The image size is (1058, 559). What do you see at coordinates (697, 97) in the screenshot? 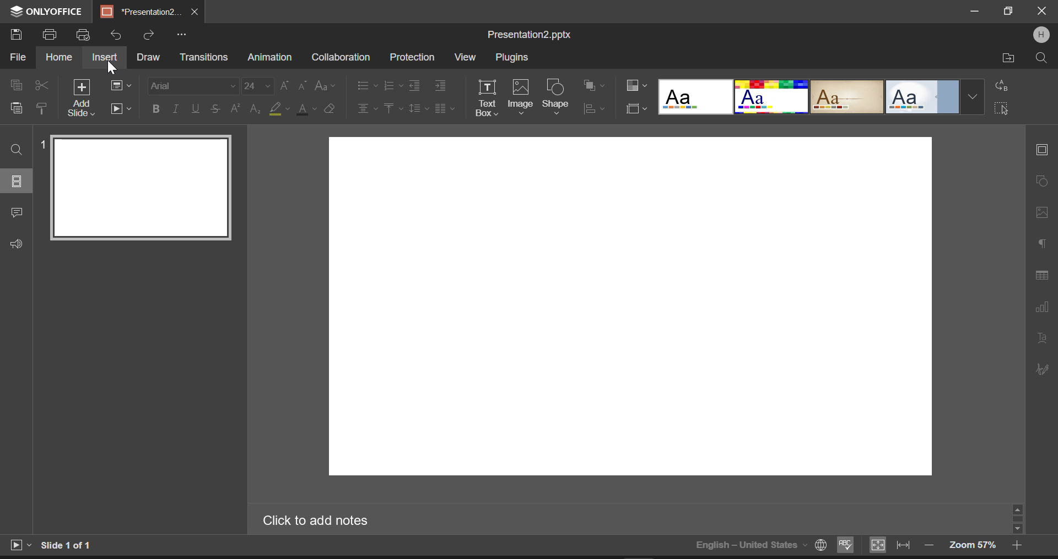
I see `Blank` at bounding box center [697, 97].